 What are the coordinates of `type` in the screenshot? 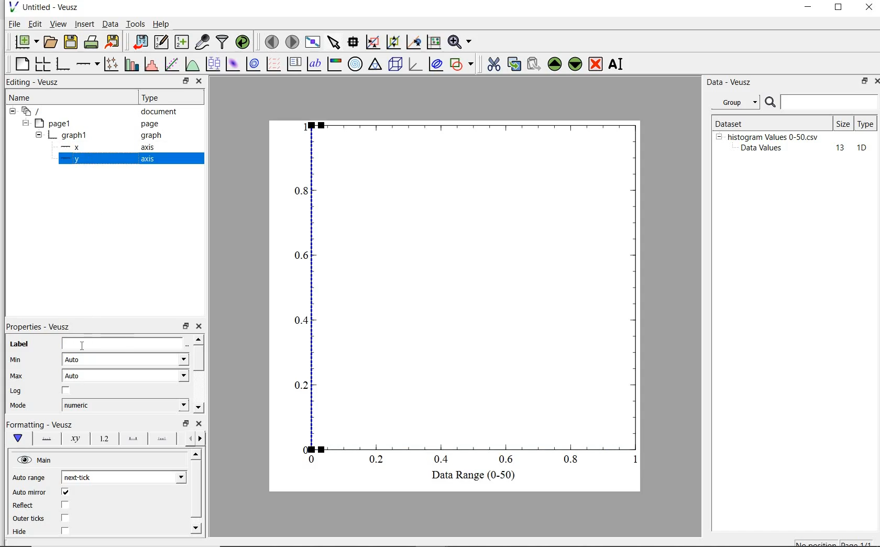 It's located at (866, 123).